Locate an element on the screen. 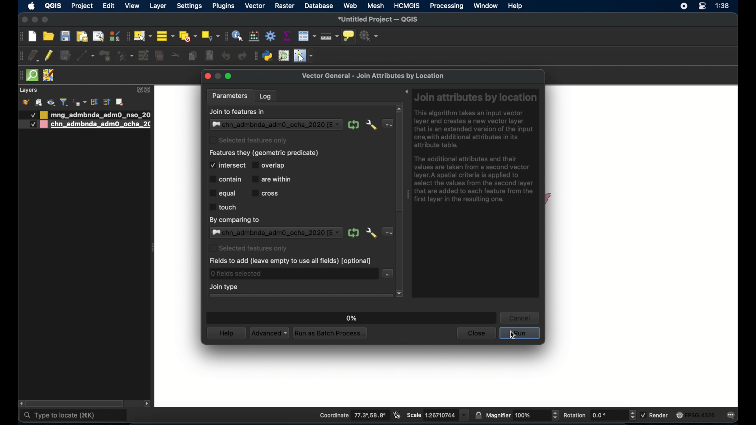  processing is located at coordinates (447, 7).